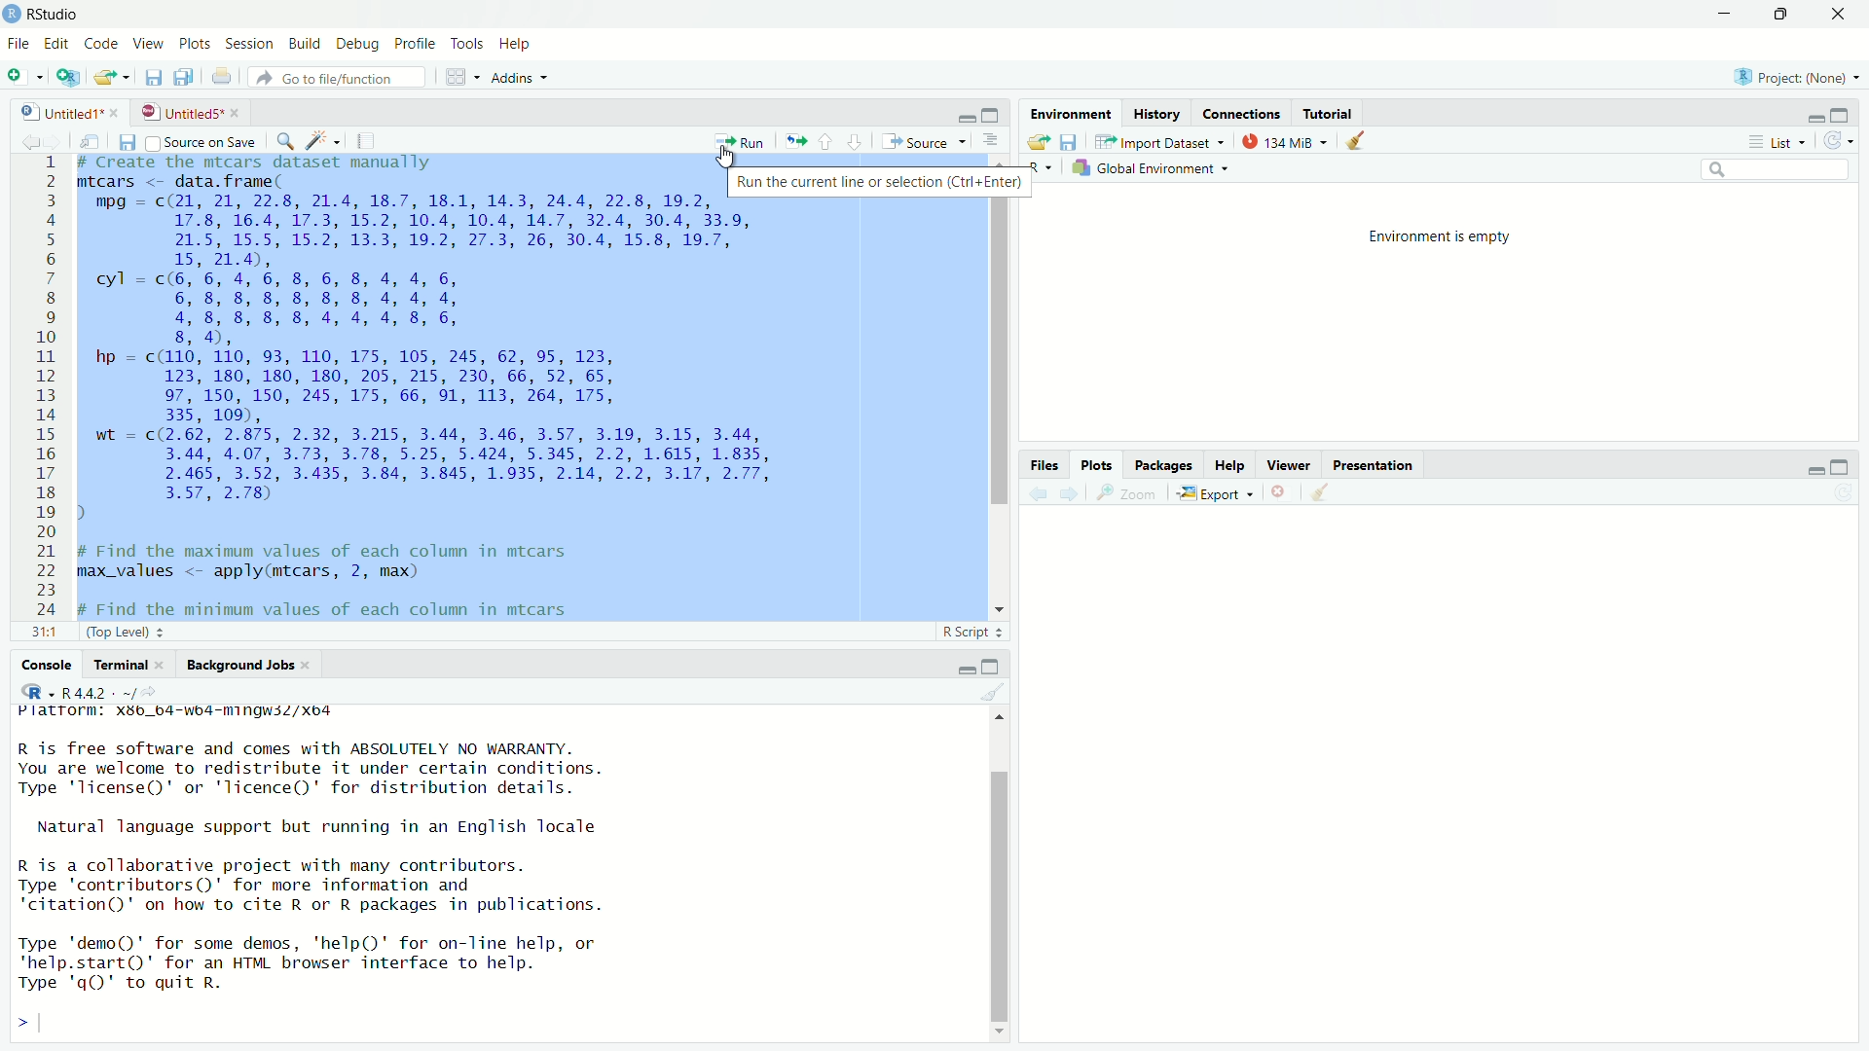 The width and height of the screenshot is (1869, 1051). What do you see at coordinates (114, 78) in the screenshot?
I see `move` at bounding box center [114, 78].